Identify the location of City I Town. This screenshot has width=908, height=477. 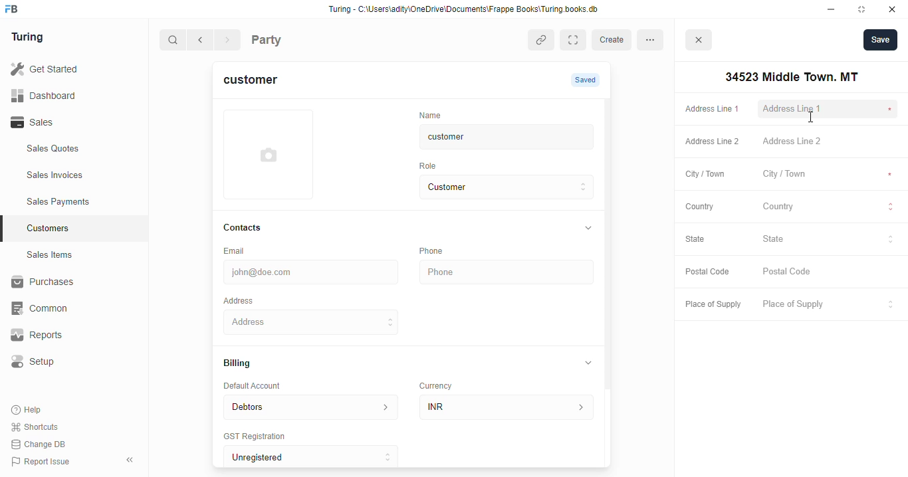
(828, 175).